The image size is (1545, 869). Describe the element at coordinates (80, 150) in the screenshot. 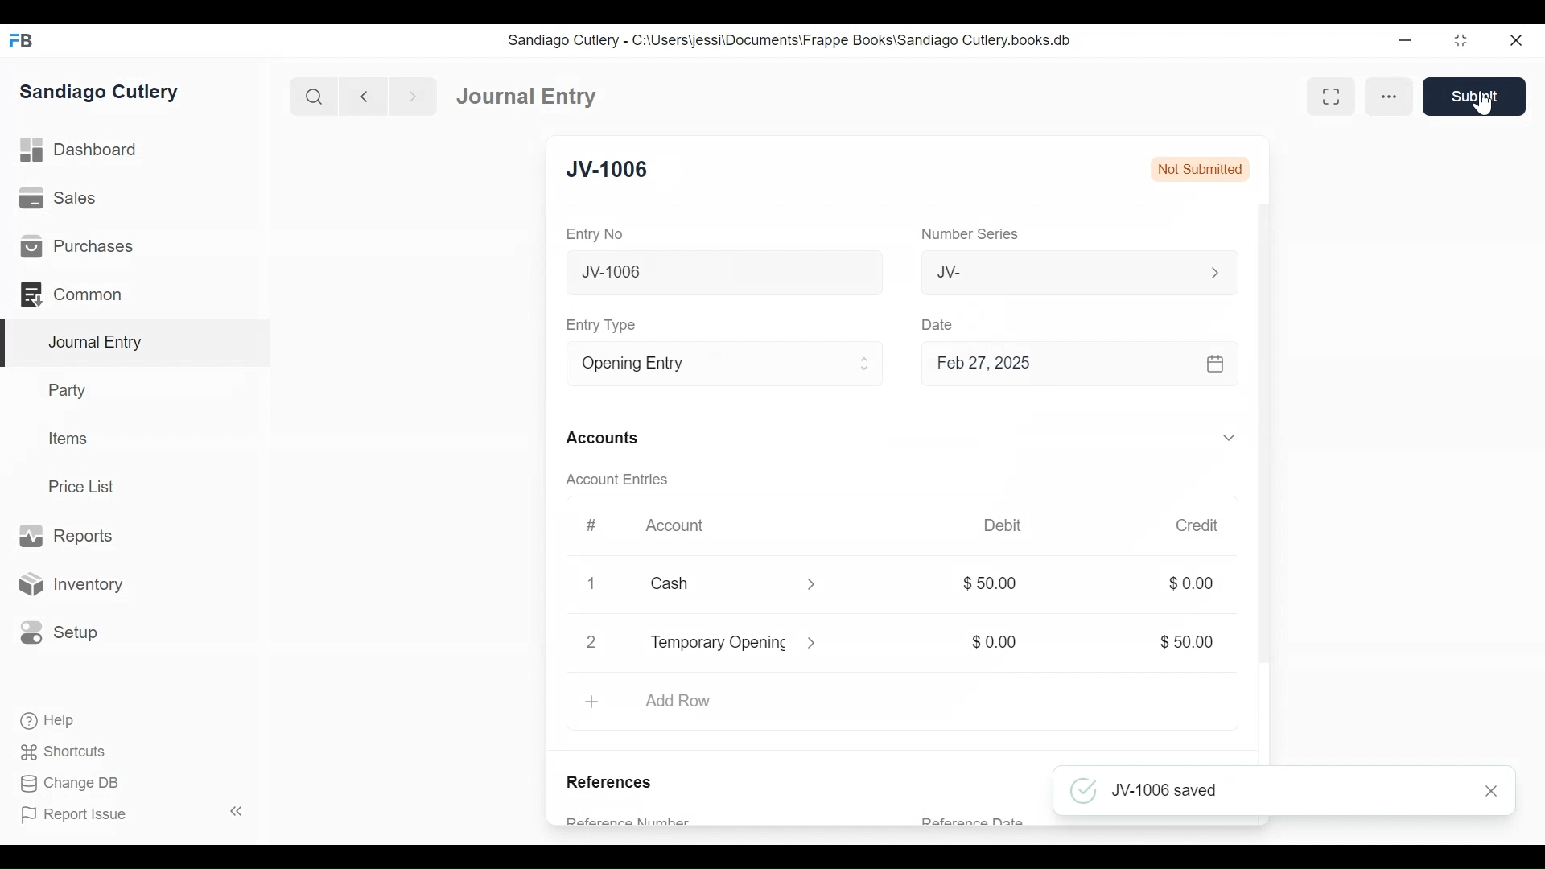

I see `Dashboard` at that location.